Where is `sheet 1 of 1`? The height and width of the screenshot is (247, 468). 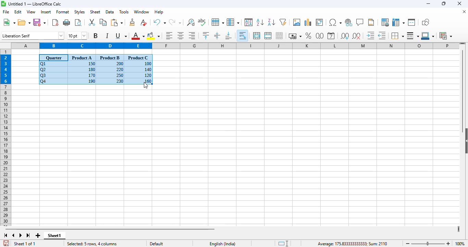
sheet 1 of 1 is located at coordinates (25, 244).